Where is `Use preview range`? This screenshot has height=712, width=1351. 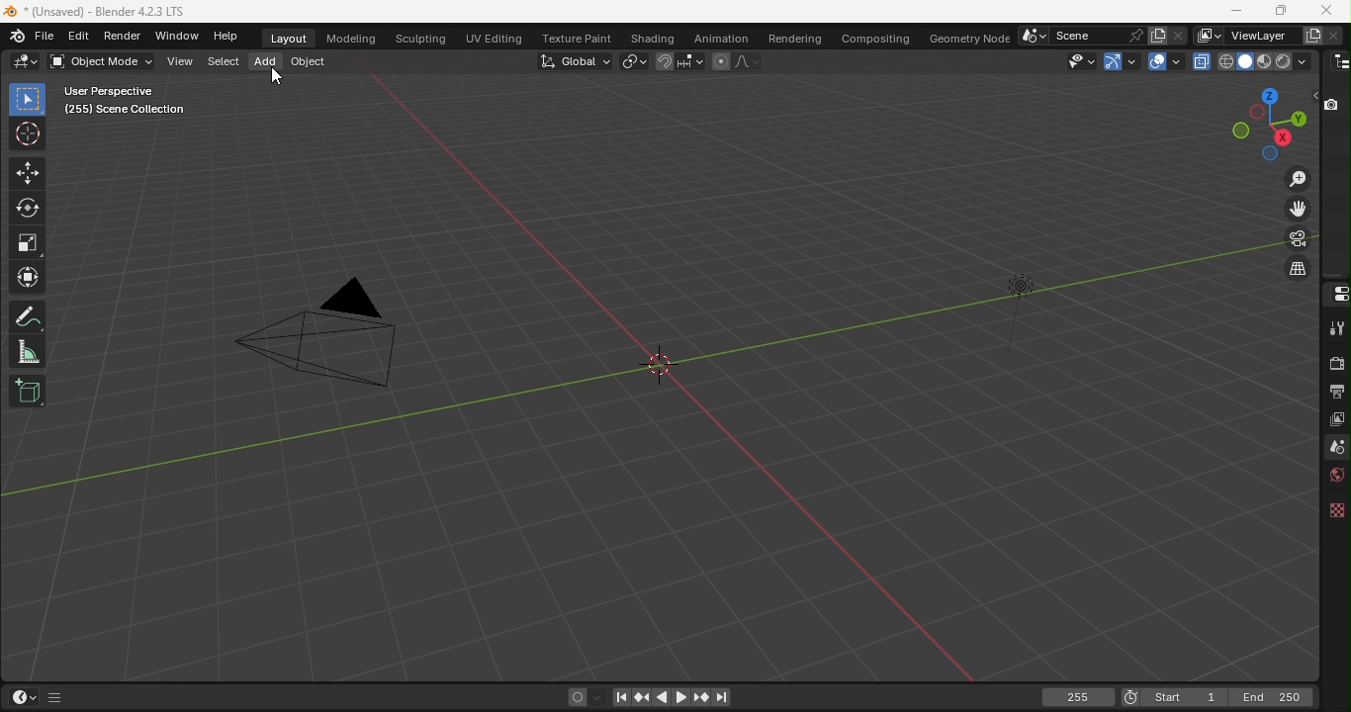
Use preview range is located at coordinates (1130, 695).